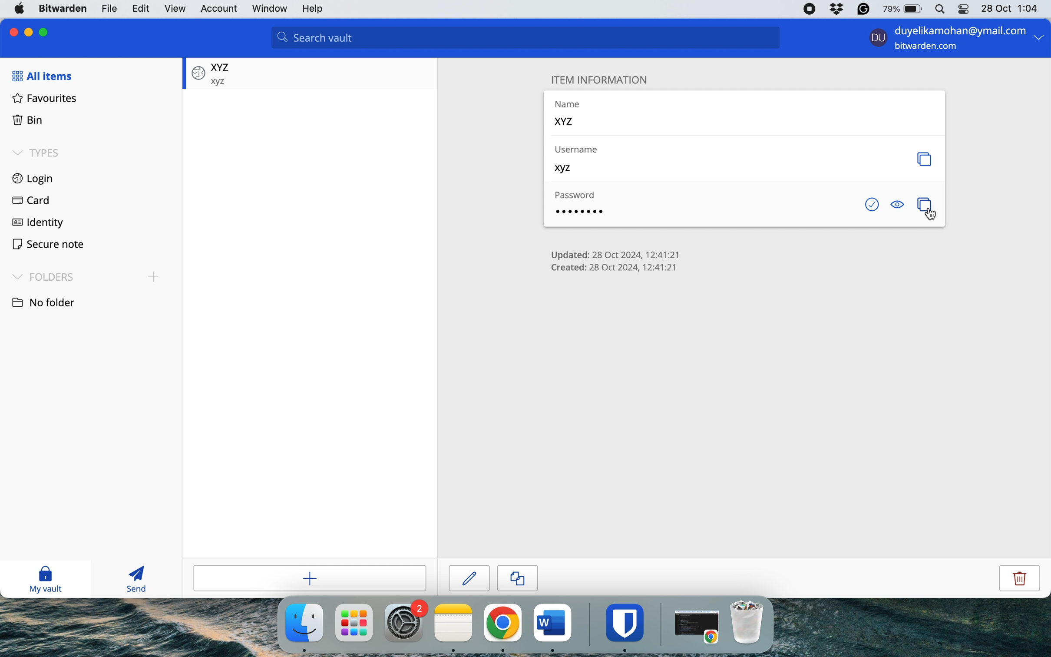  I want to click on more option, so click(1039, 40).